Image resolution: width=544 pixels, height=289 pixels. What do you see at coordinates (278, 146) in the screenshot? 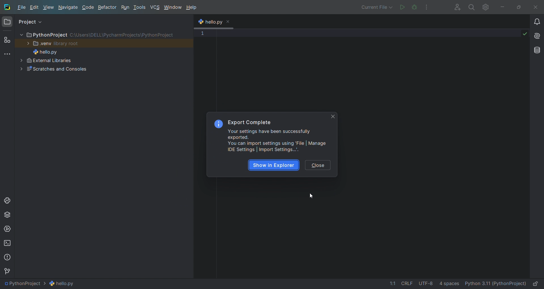
I see `You can import settings using ‘File | Manage IDE Settings | Import Settings...".` at bounding box center [278, 146].